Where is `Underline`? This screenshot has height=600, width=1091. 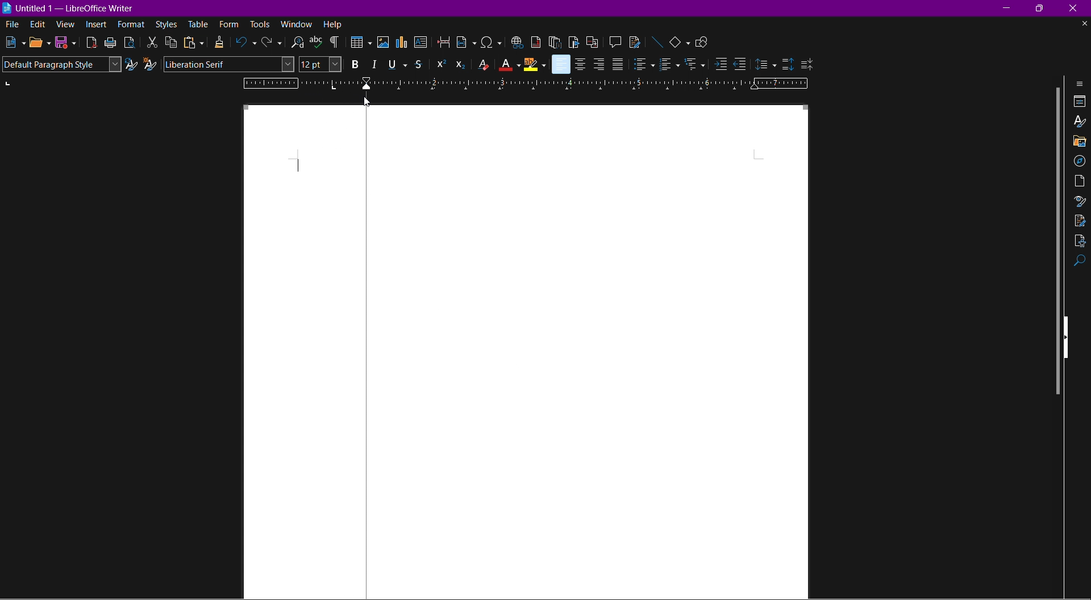 Underline is located at coordinates (397, 64).